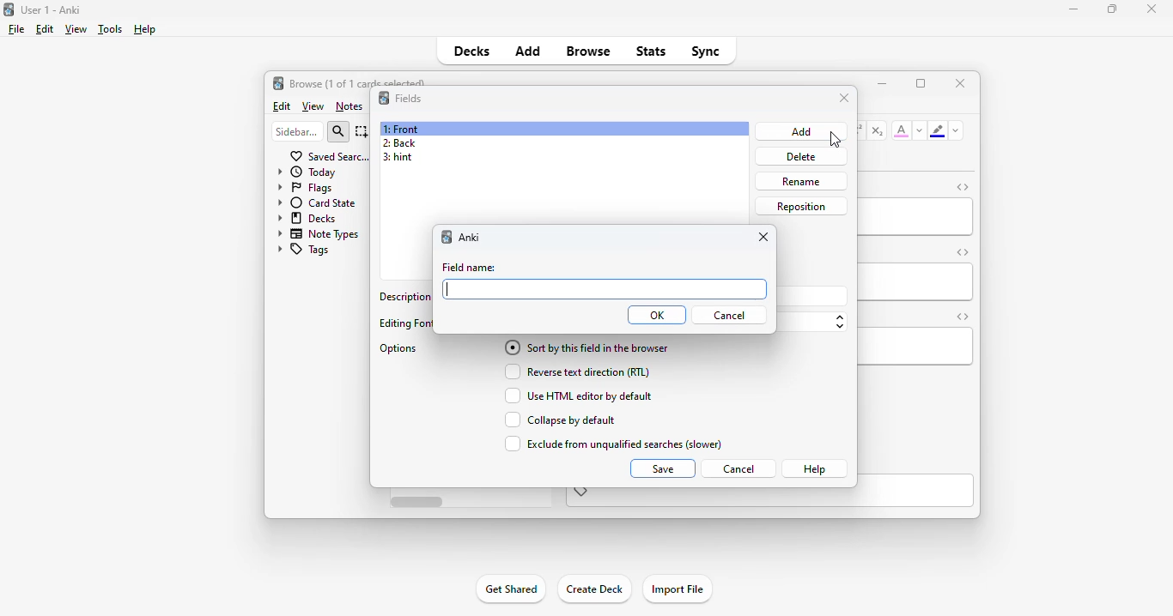 This screenshot has height=616, width=1173. Describe the element at coordinates (45, 29) in the screenshot. I see `edit` at that location.